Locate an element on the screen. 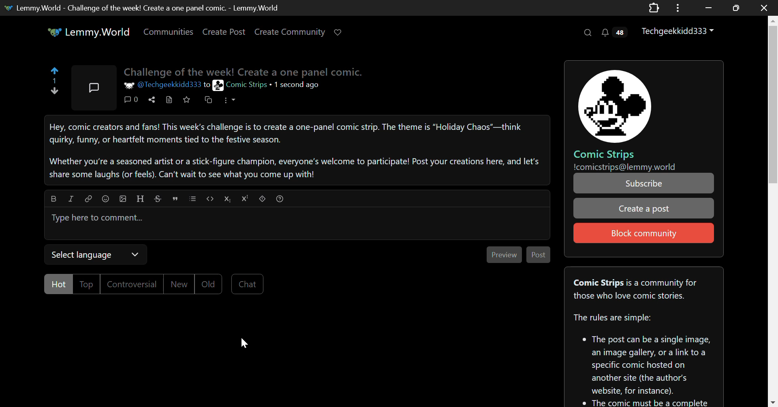 The height and width of the screenshot is (407, 778). Comment Counter is located at coordinates (130, 100).